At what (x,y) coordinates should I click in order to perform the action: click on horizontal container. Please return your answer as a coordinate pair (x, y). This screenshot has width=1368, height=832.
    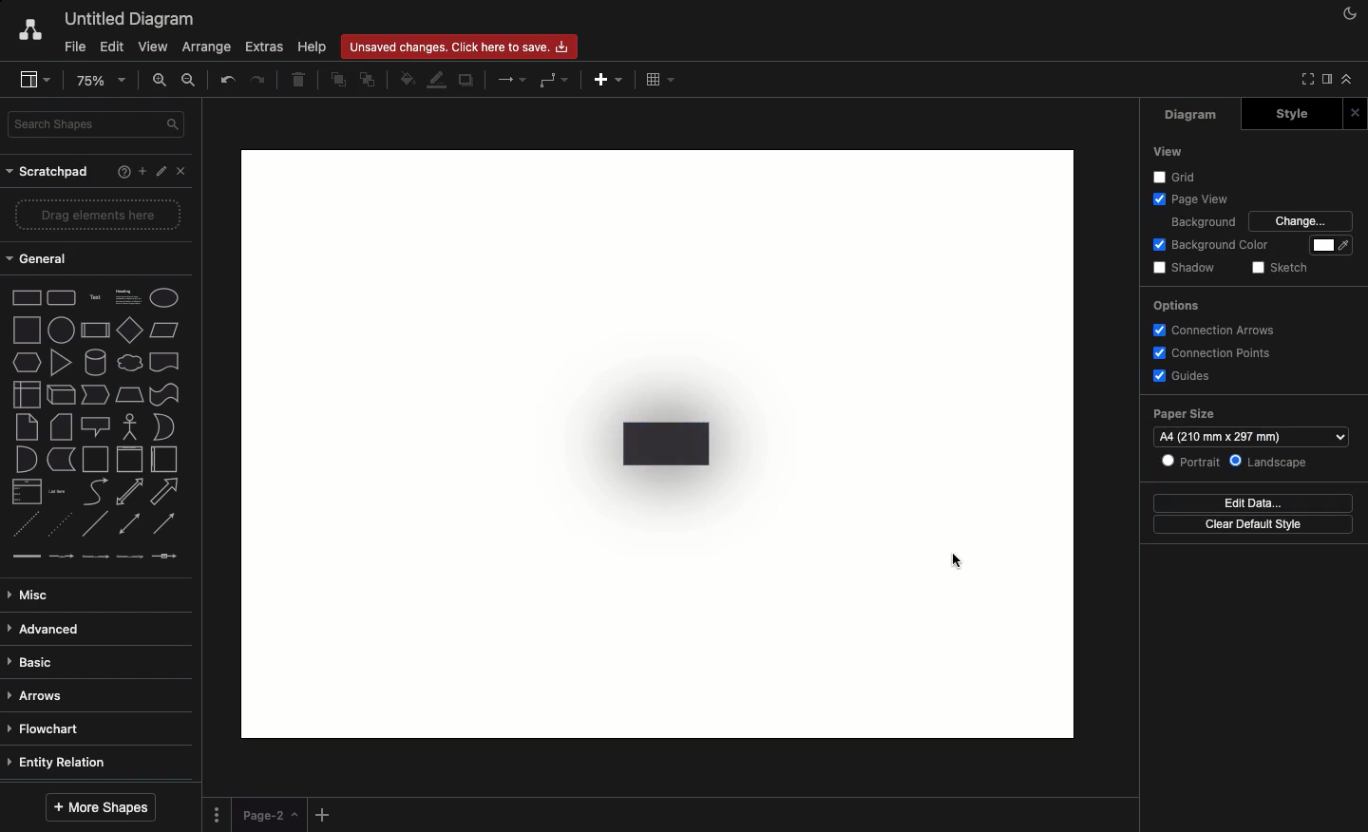
    Looking at the image, I should click on (168, 460).